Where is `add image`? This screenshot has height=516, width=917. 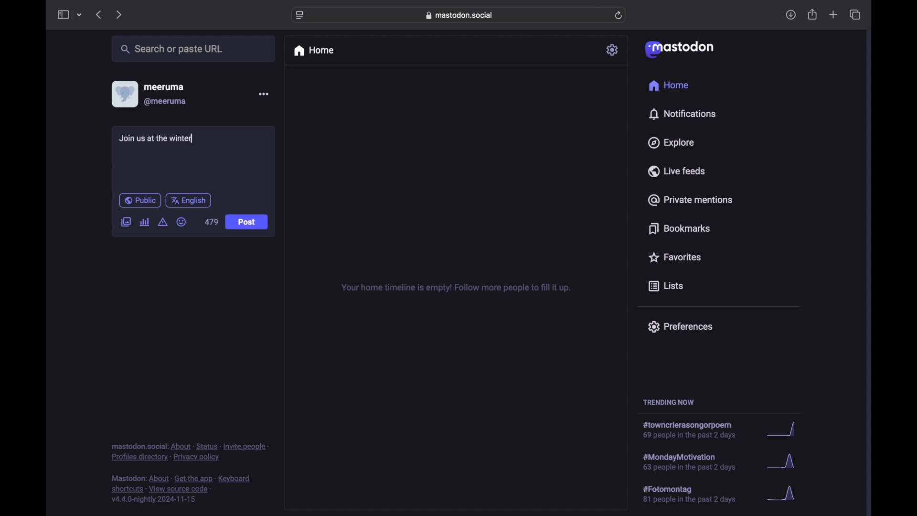 add image is located at coordinates (126, 223).